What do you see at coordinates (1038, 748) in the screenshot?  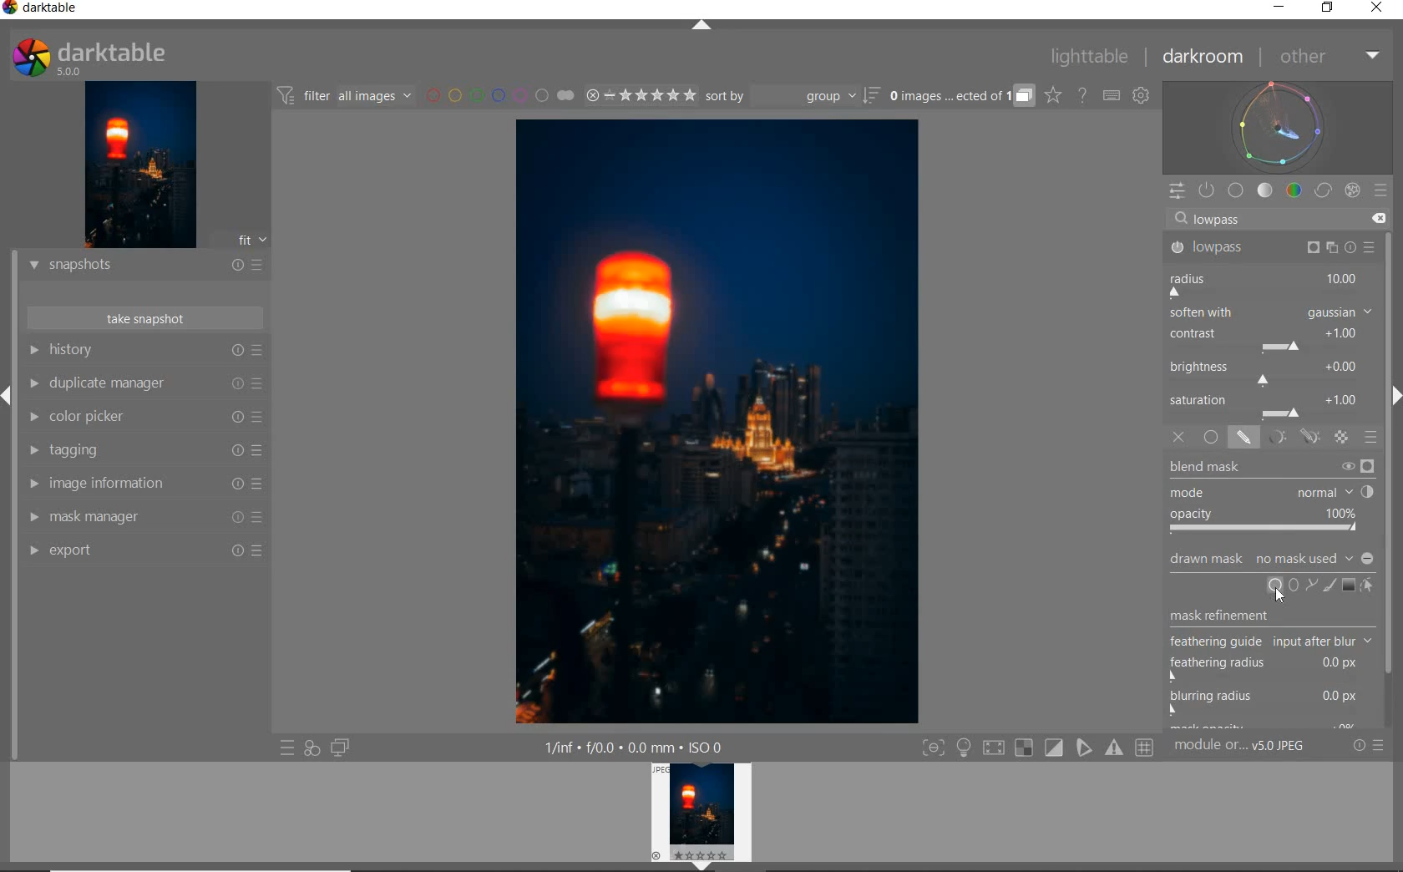 I see `TOGGLE MODES` at bounding box center [1038, 748].